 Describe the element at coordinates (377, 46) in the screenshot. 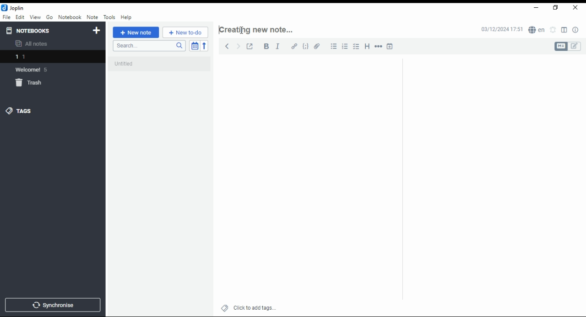

I see `horizontal rule` at that location.